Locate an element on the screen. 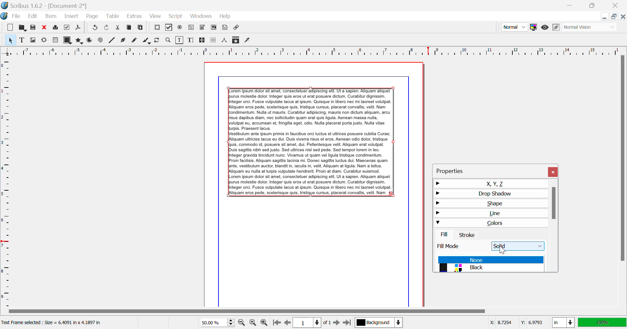 This screenshot has width=627, height=329. Save is located at coordinates (33, 27).